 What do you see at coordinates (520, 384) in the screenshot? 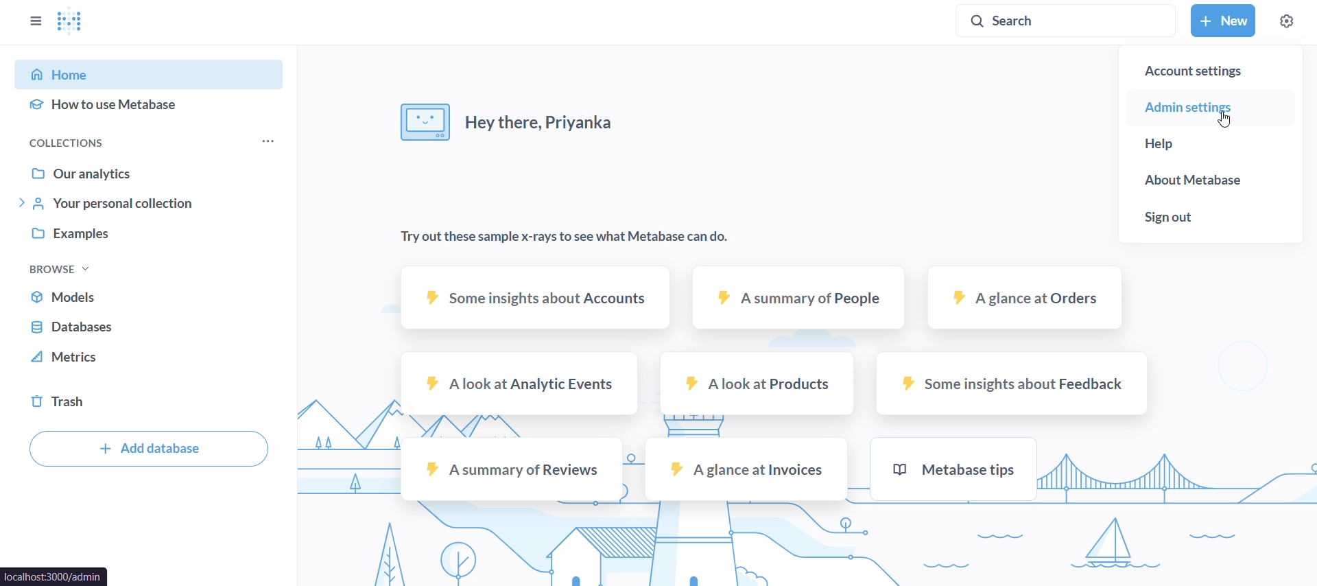
I see `a look at analytic events` at bounding box center [520, 384].